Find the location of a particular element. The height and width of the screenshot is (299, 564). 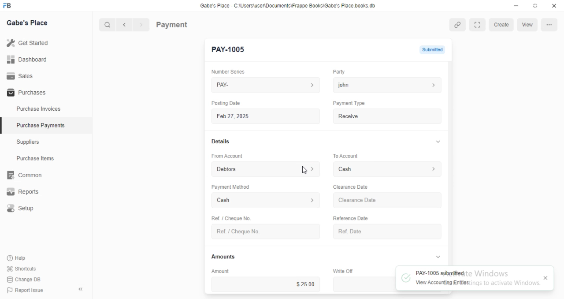

close is located at coordinates (554, 6).